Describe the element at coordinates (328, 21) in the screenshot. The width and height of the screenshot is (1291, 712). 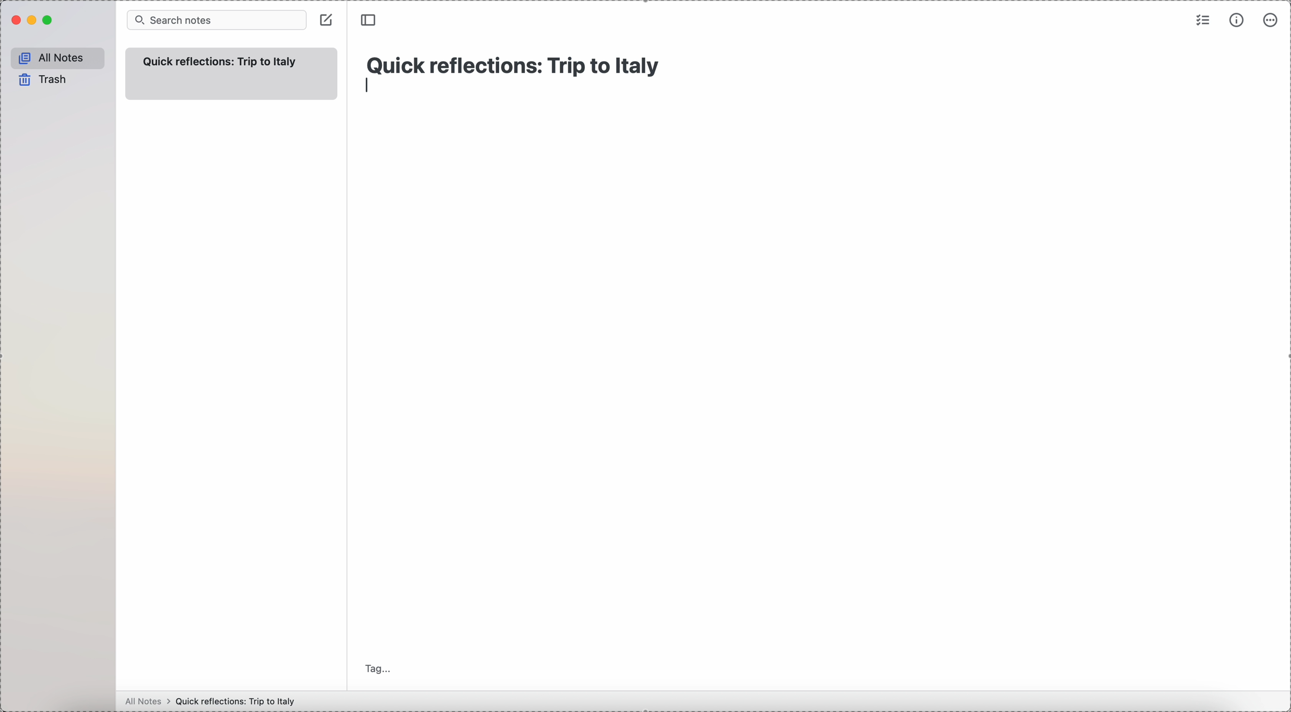
I see `click on create note` at that location.